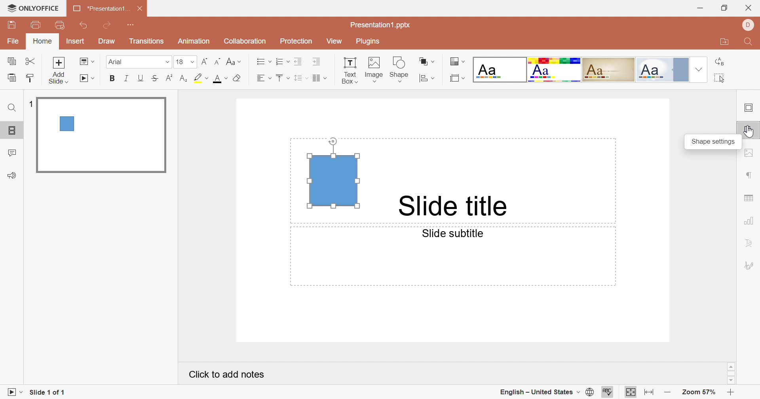 Image resolution: width=760 pixels, height=399 pixels. Describe the element at coordinates (457, 79) in the screenshot. I see `Select slide size` at that location.